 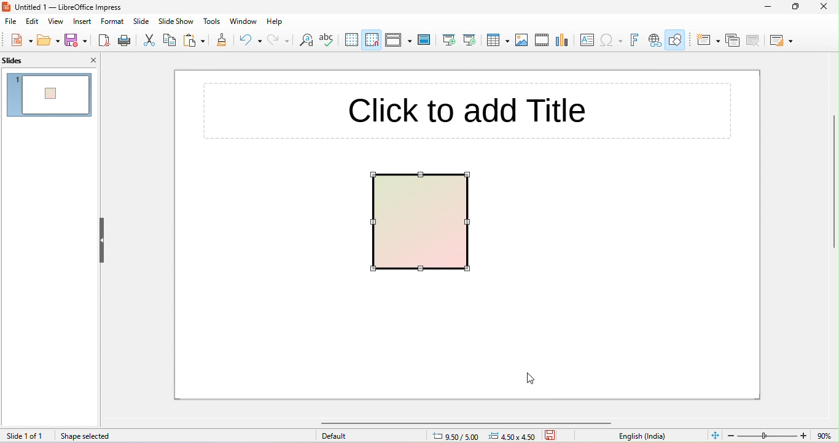 What do you see at coordinates (82, 21) in the screenshot?
I see `insert` at bounding box center [82, 21].